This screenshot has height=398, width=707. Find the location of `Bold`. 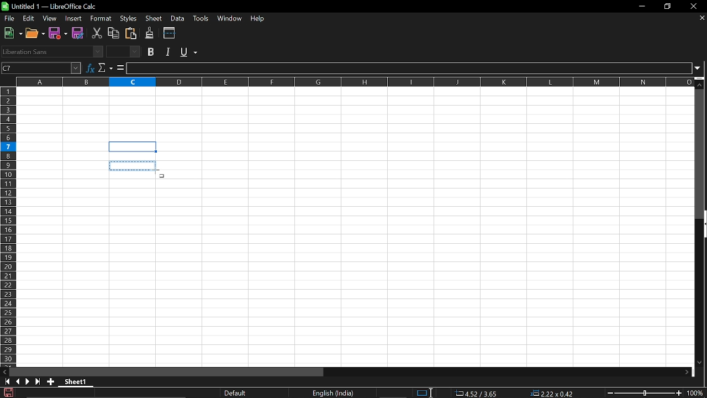

Bold is located at coordinates (151, 52).